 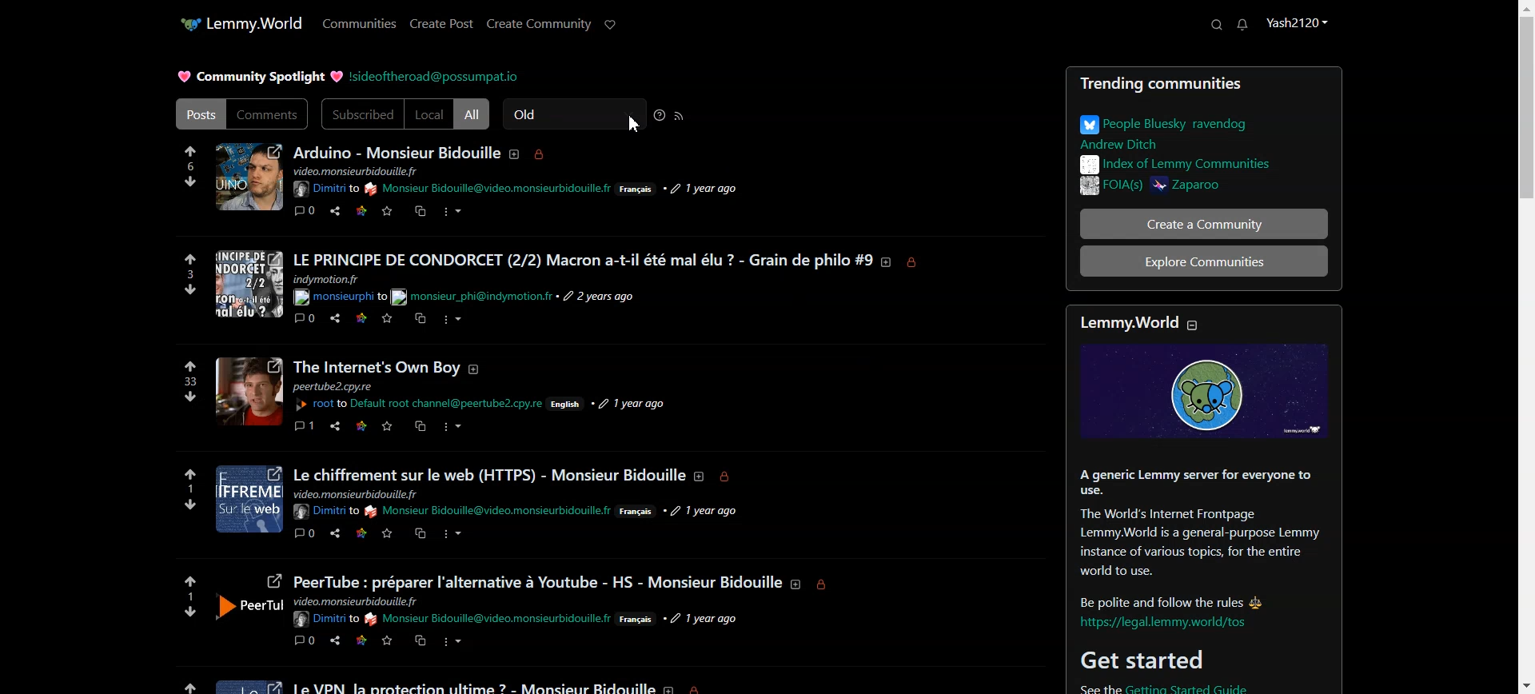 I want to click on locked, so click(x=917, y=262).